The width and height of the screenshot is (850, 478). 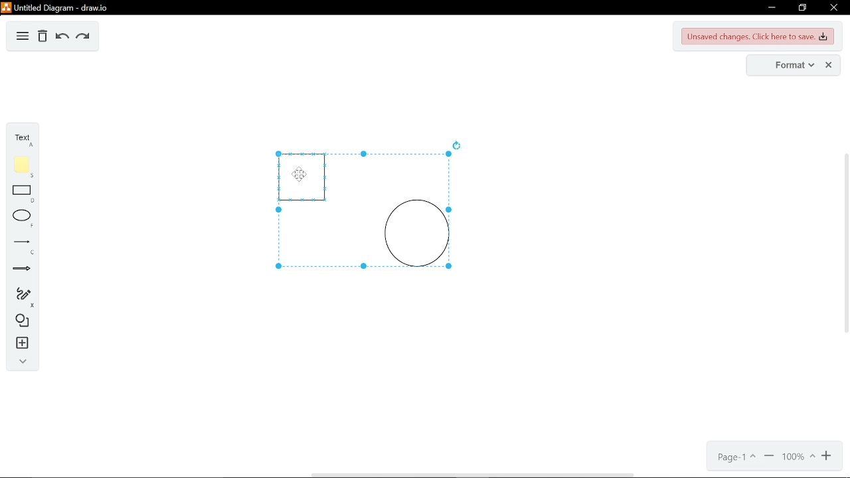 I want to click on minimize, so click(x=770, y=8).